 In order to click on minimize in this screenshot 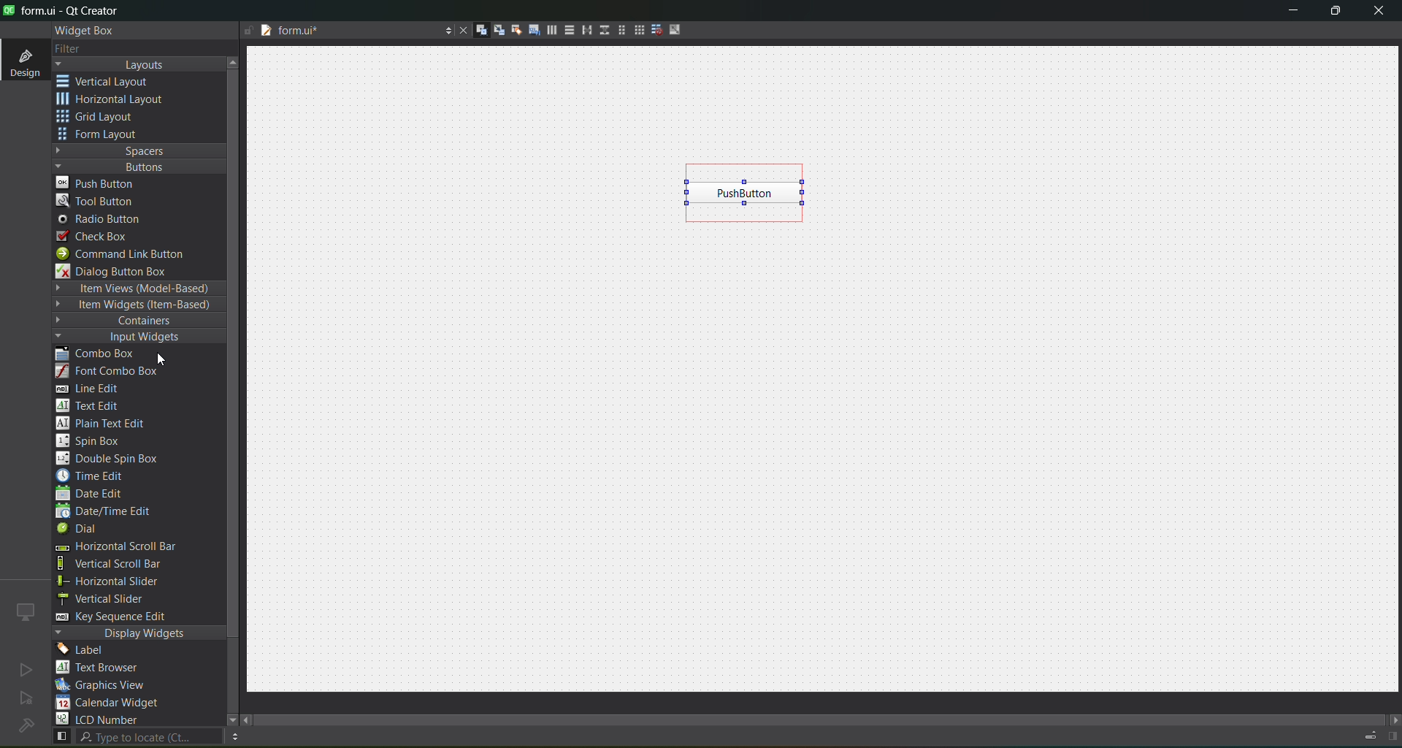, I will do `click(1293, 13)`.